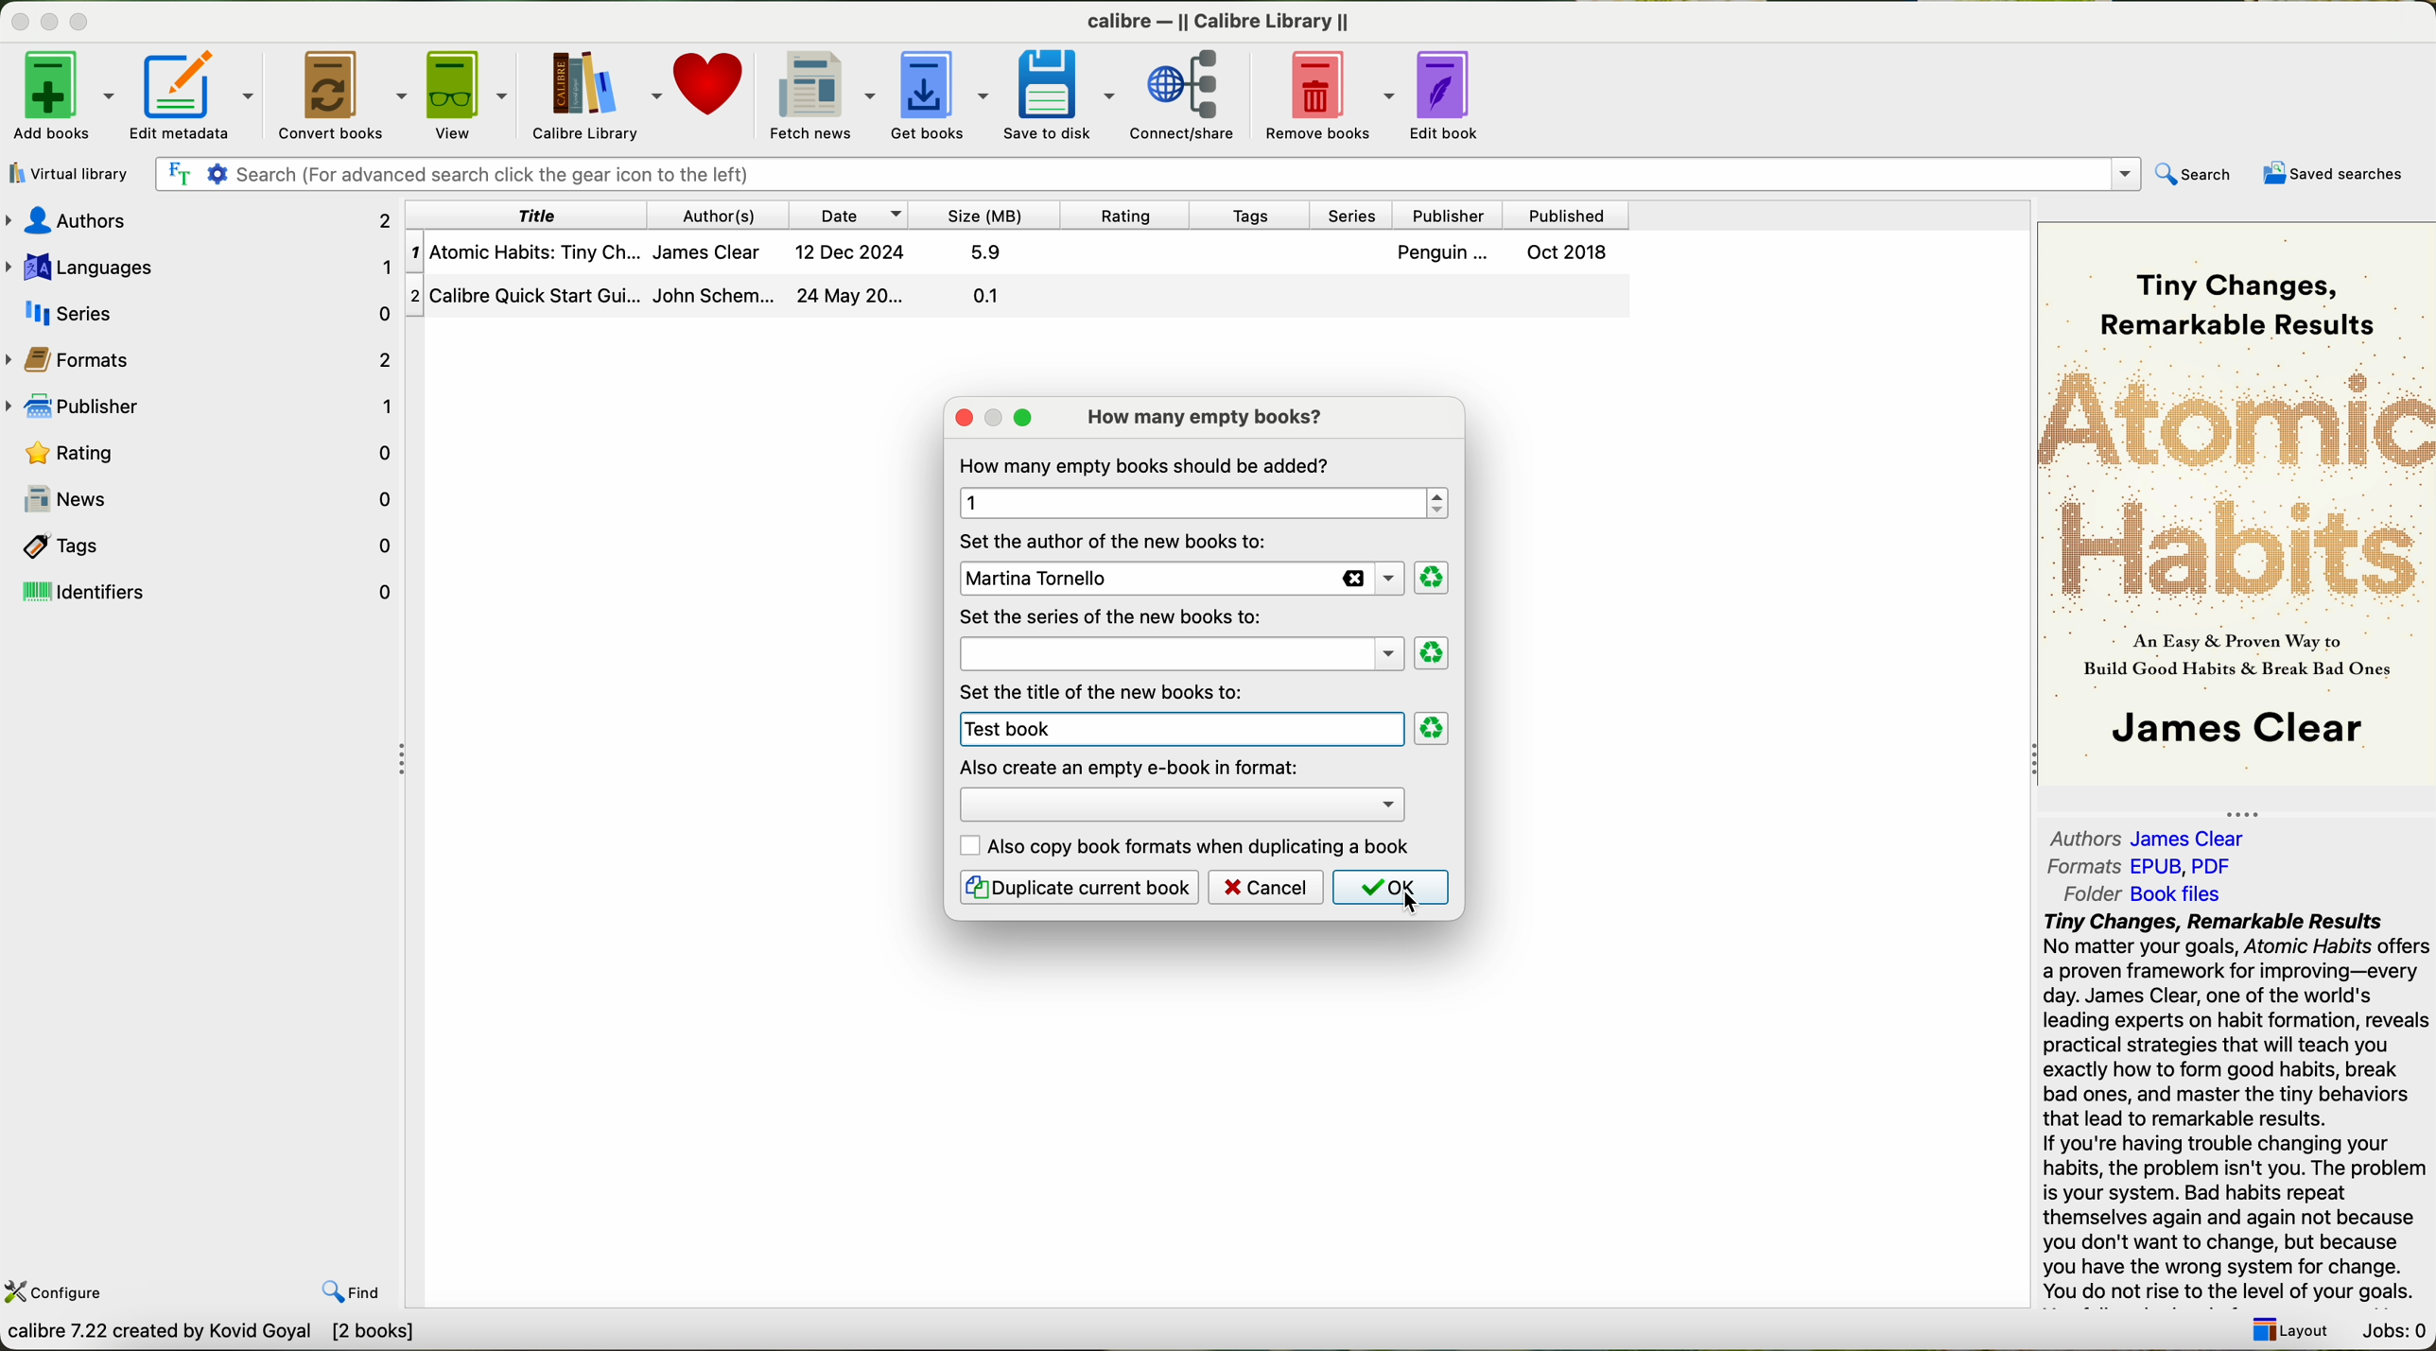  Describe the element at coordinates (1188, 846) in the screenshot. I see `also copy book formats when duplicating a book` at that location.